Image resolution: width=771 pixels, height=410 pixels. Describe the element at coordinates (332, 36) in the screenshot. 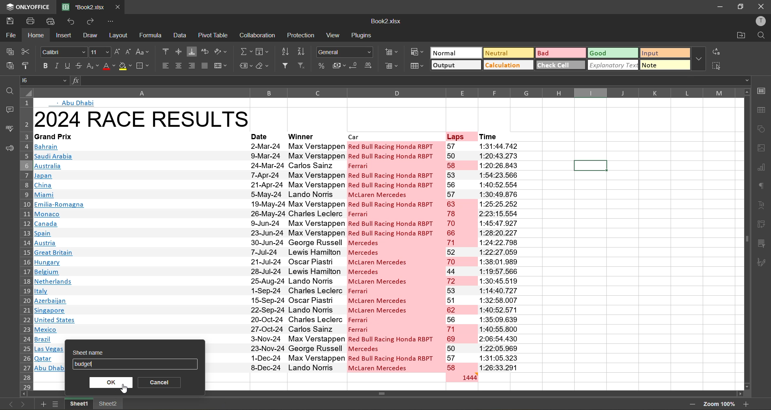

I see `view` at that location.